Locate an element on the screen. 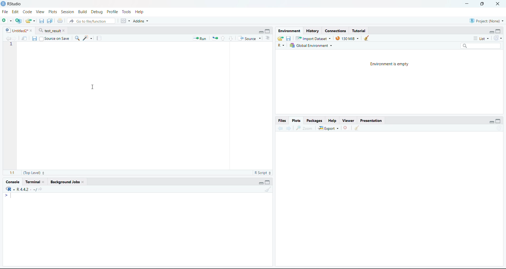  Minimize is located at coordinates (260, 32).